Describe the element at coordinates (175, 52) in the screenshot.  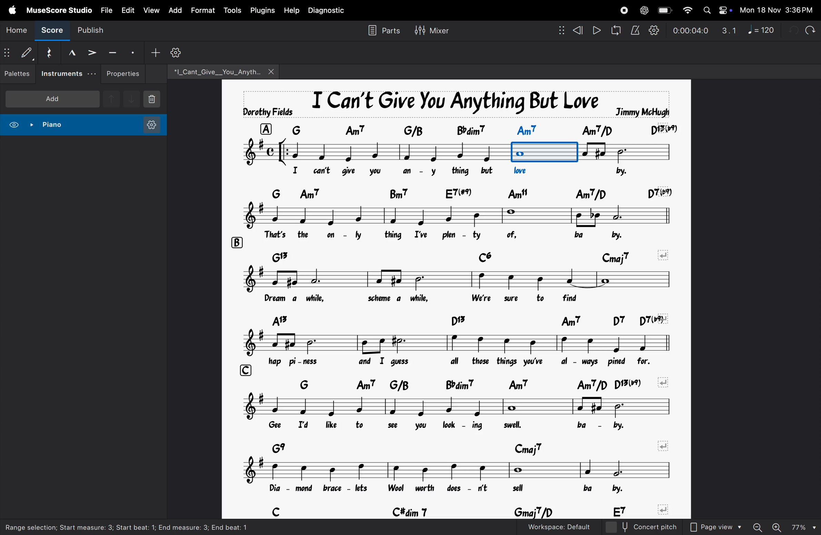
I see `settings` at that location.